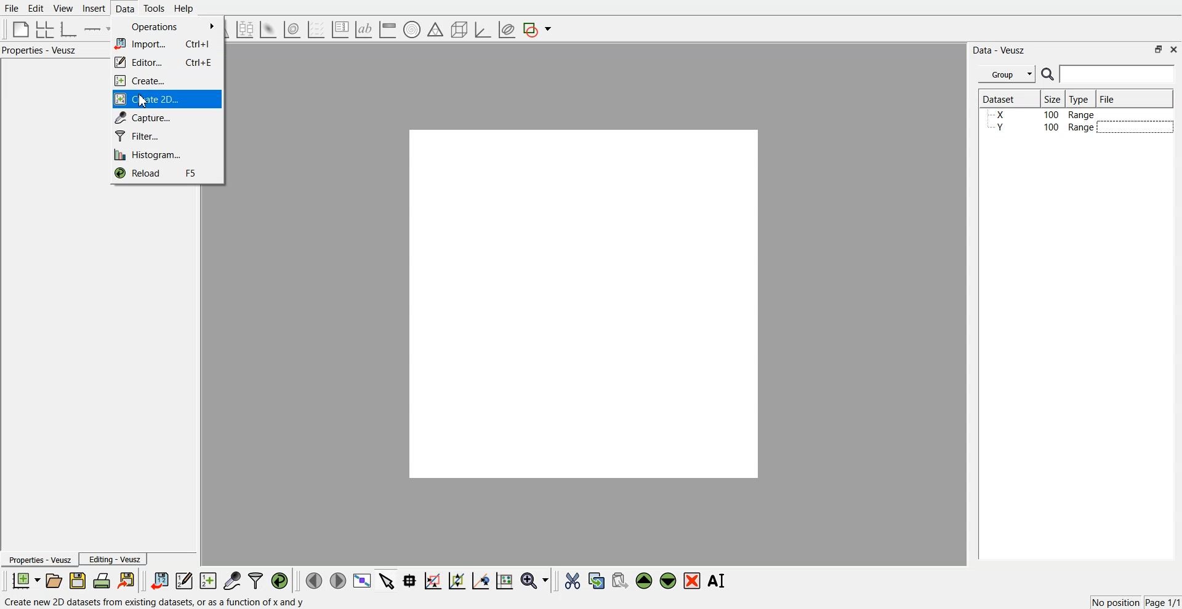  Describe the element at coordinates (167, 99) in the screenshot. I see `Create 2D` at that location.